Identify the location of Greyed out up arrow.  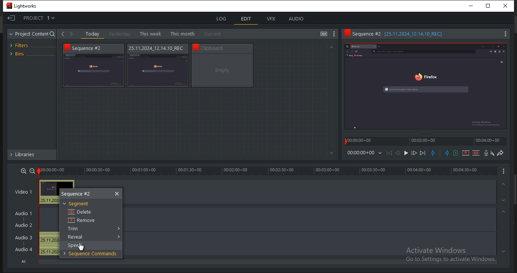
(334, 47).